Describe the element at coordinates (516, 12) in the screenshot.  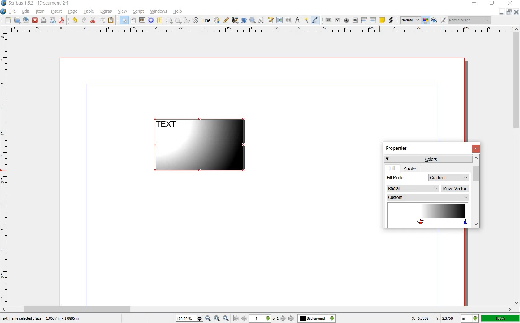
I see `close` at that location.